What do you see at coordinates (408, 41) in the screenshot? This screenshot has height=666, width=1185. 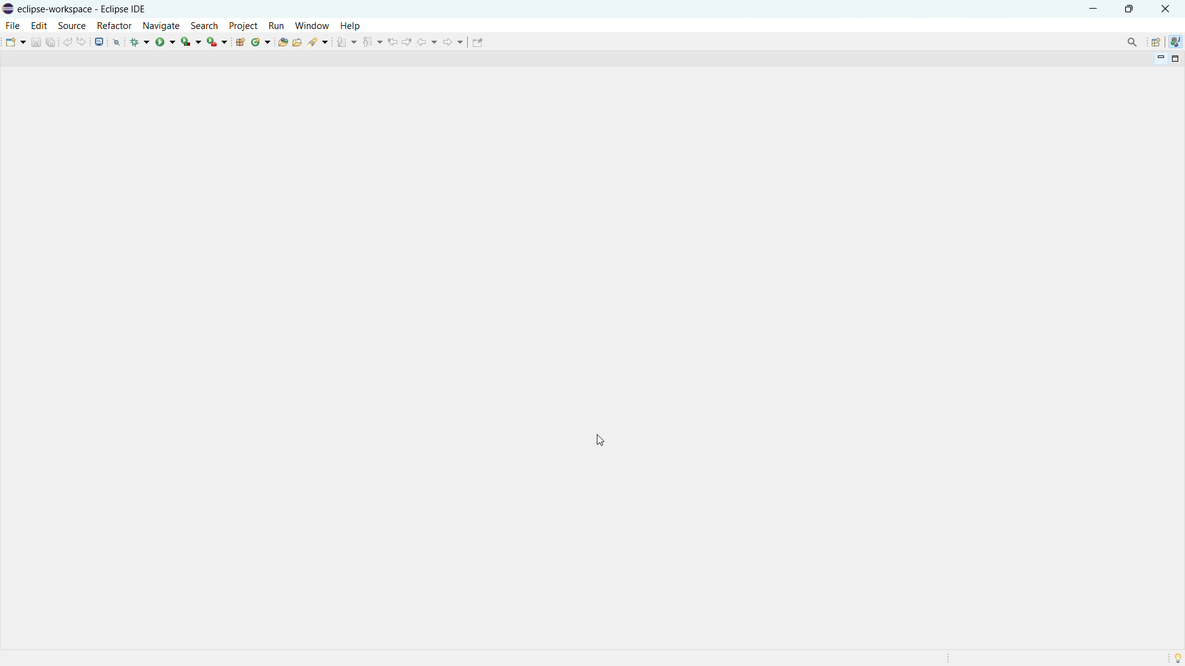 I see `view next location` at bounding box center [408, 41].